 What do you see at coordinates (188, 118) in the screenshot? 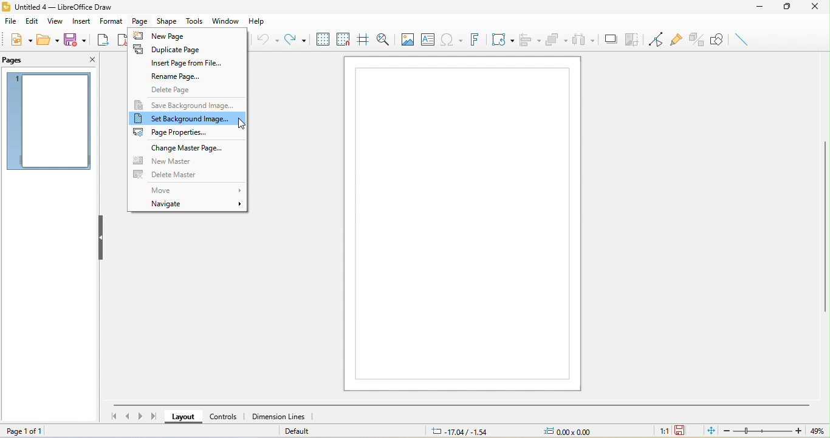
I see `set background image` at bounding box center [188, 118].